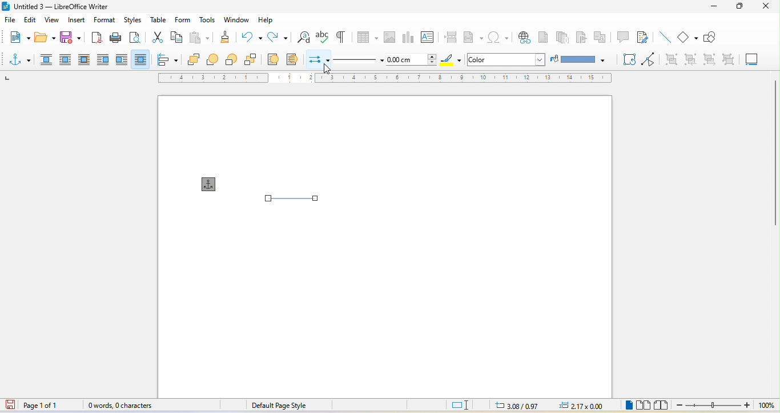 The width and height of the screenshot is (780, 413). I want to click on page break, so click(450, 37).